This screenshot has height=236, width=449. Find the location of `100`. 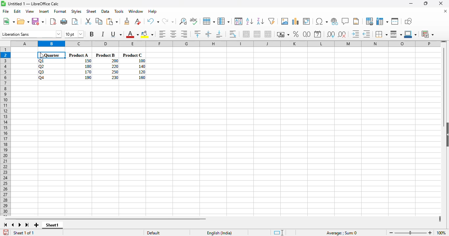

100 is located at coordinates (141, 61).